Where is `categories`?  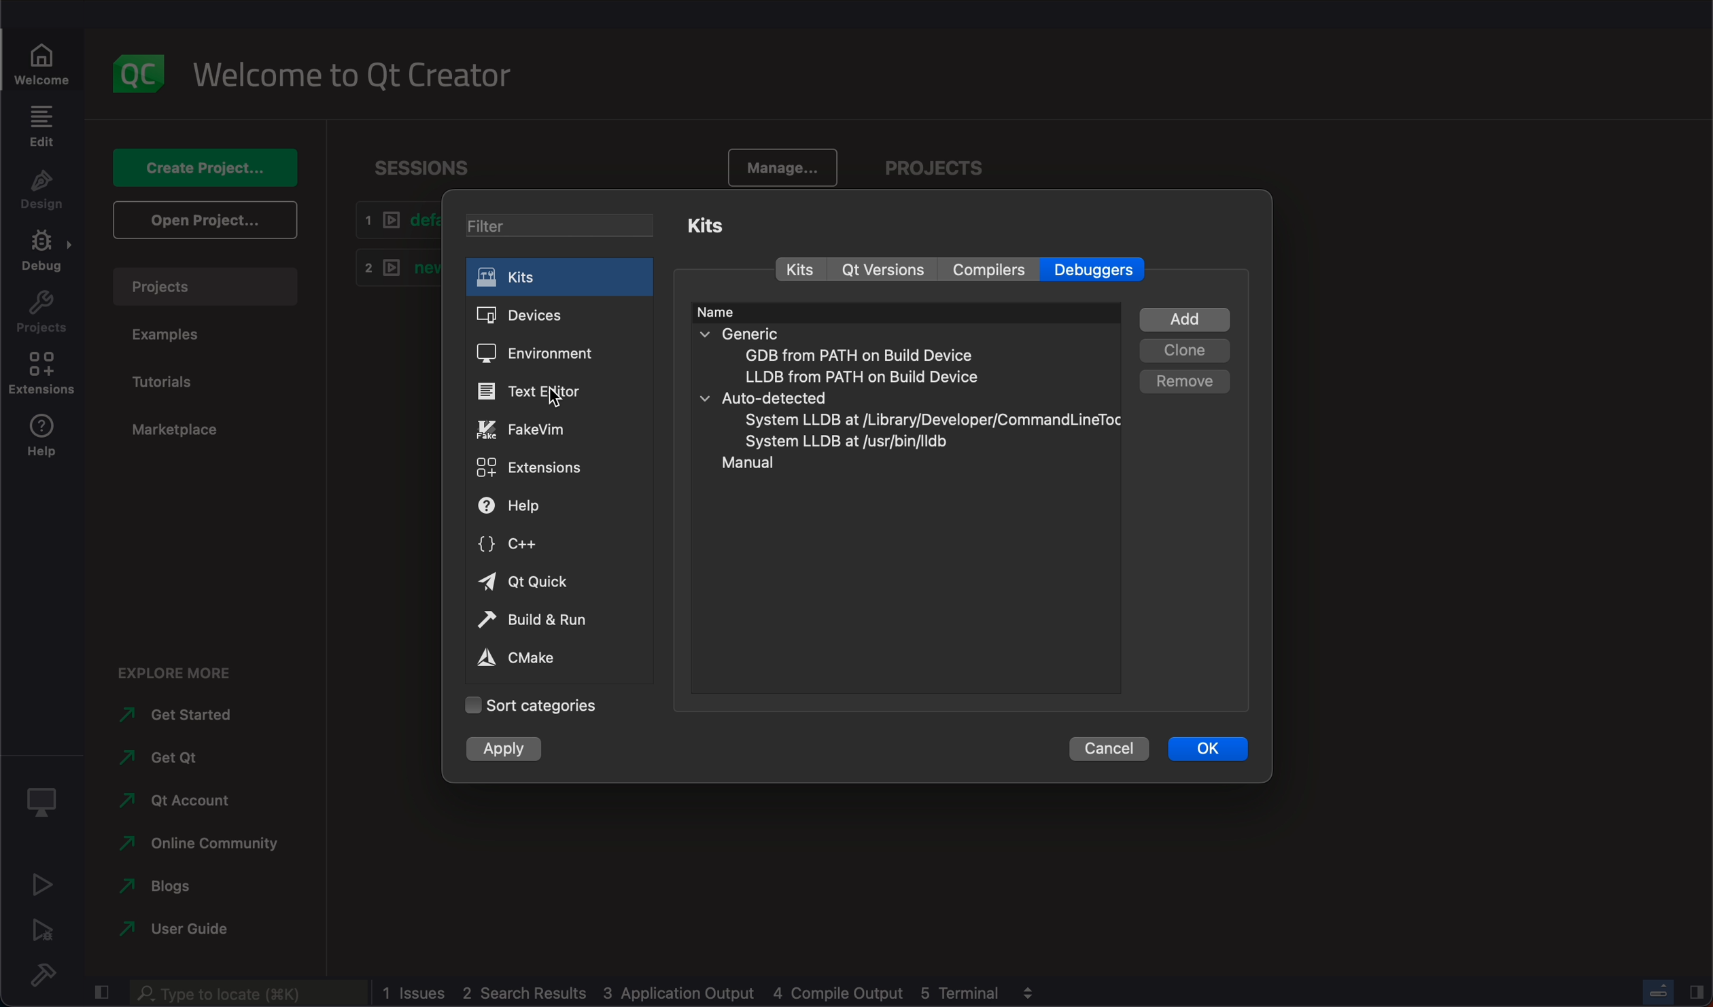 categories is located at coordinates (534, 704).